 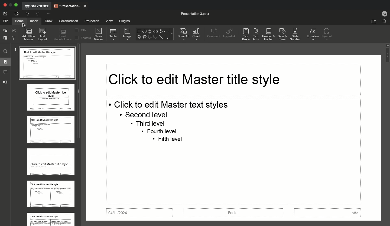 What do you see at coordinates (167, 31) in the screenshot?
I see `Minus` at bounding box center [167, 31].